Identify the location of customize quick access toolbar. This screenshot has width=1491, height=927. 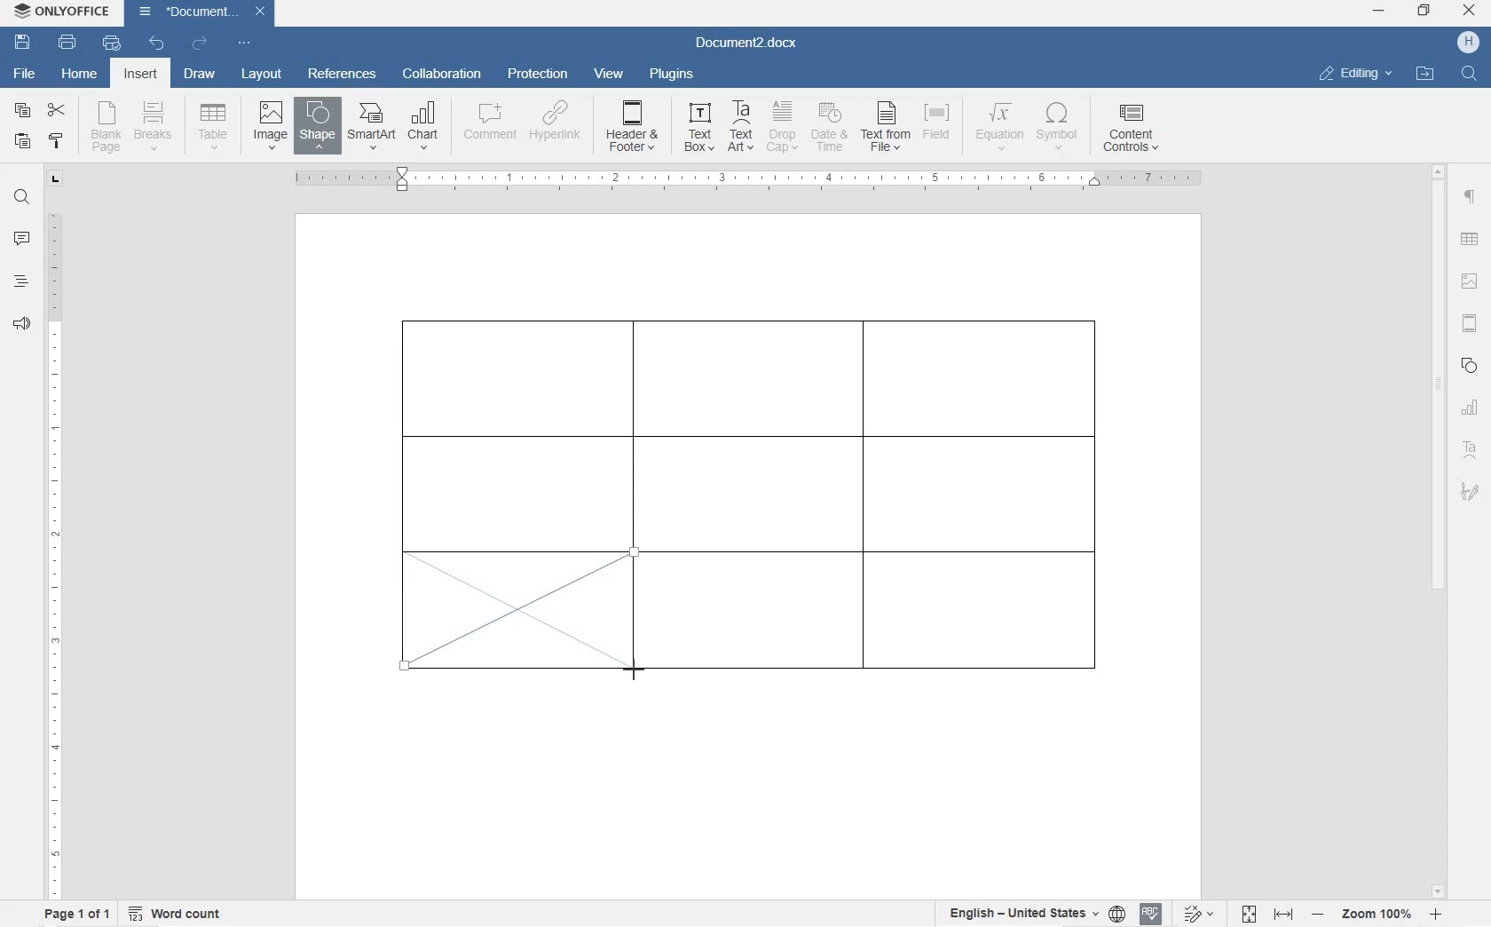
(243, 43).